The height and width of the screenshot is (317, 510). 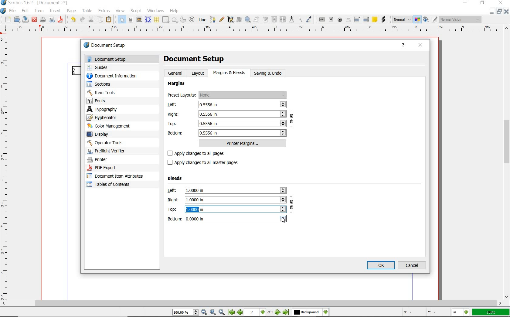 What do you see at coordinates (110, 127) in the screenshot?
I see `color management` at bounding box center [110, 127].